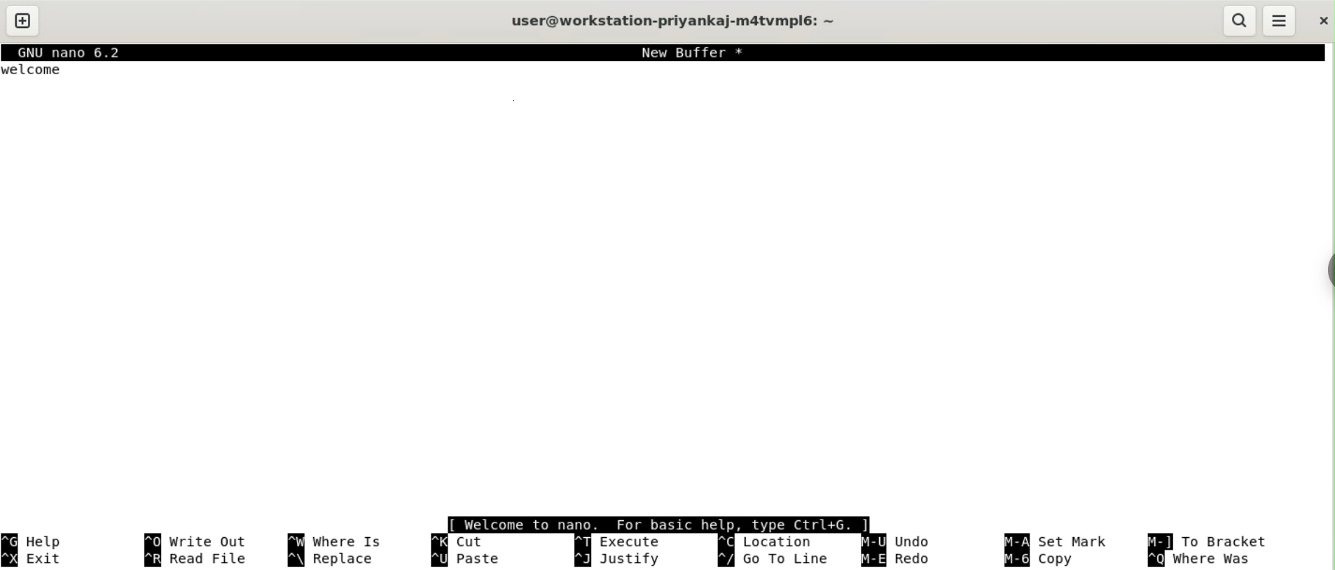  What do you see at coordinates (1061, 541) in the screenshot?
I see `set mark` at bounding box center [1061, 541].